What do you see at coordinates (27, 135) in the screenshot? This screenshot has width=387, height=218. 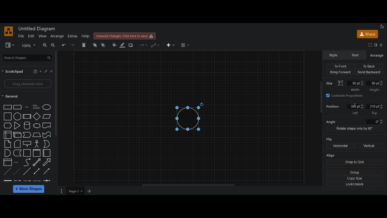 I see `arrow` at bounding box center [27, 135].